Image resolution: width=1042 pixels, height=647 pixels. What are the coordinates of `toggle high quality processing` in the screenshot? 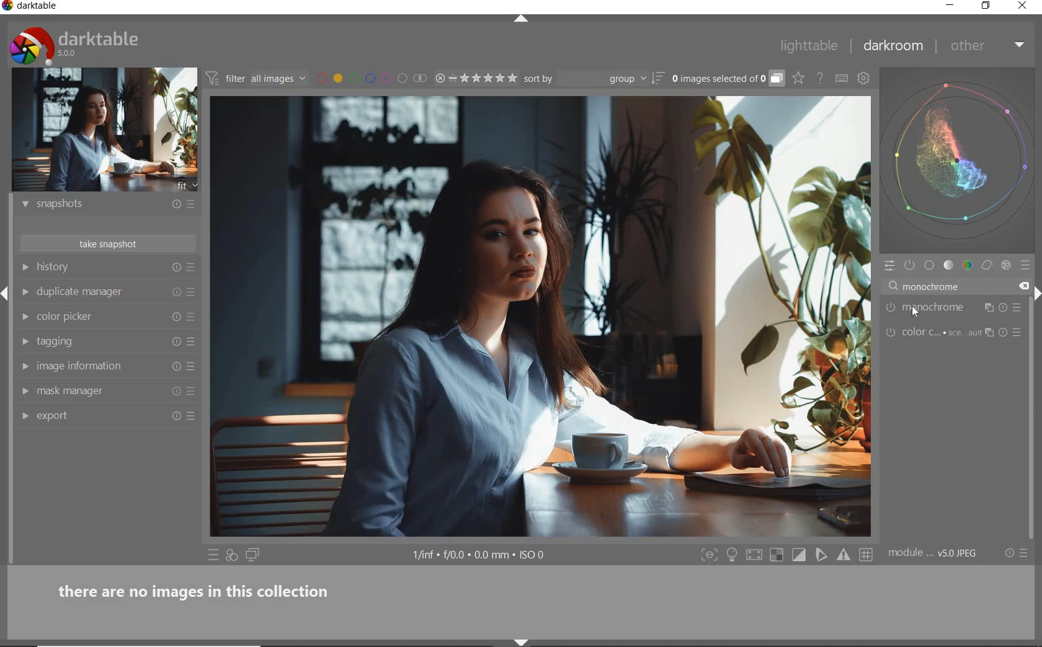 It's located at (755, 555).